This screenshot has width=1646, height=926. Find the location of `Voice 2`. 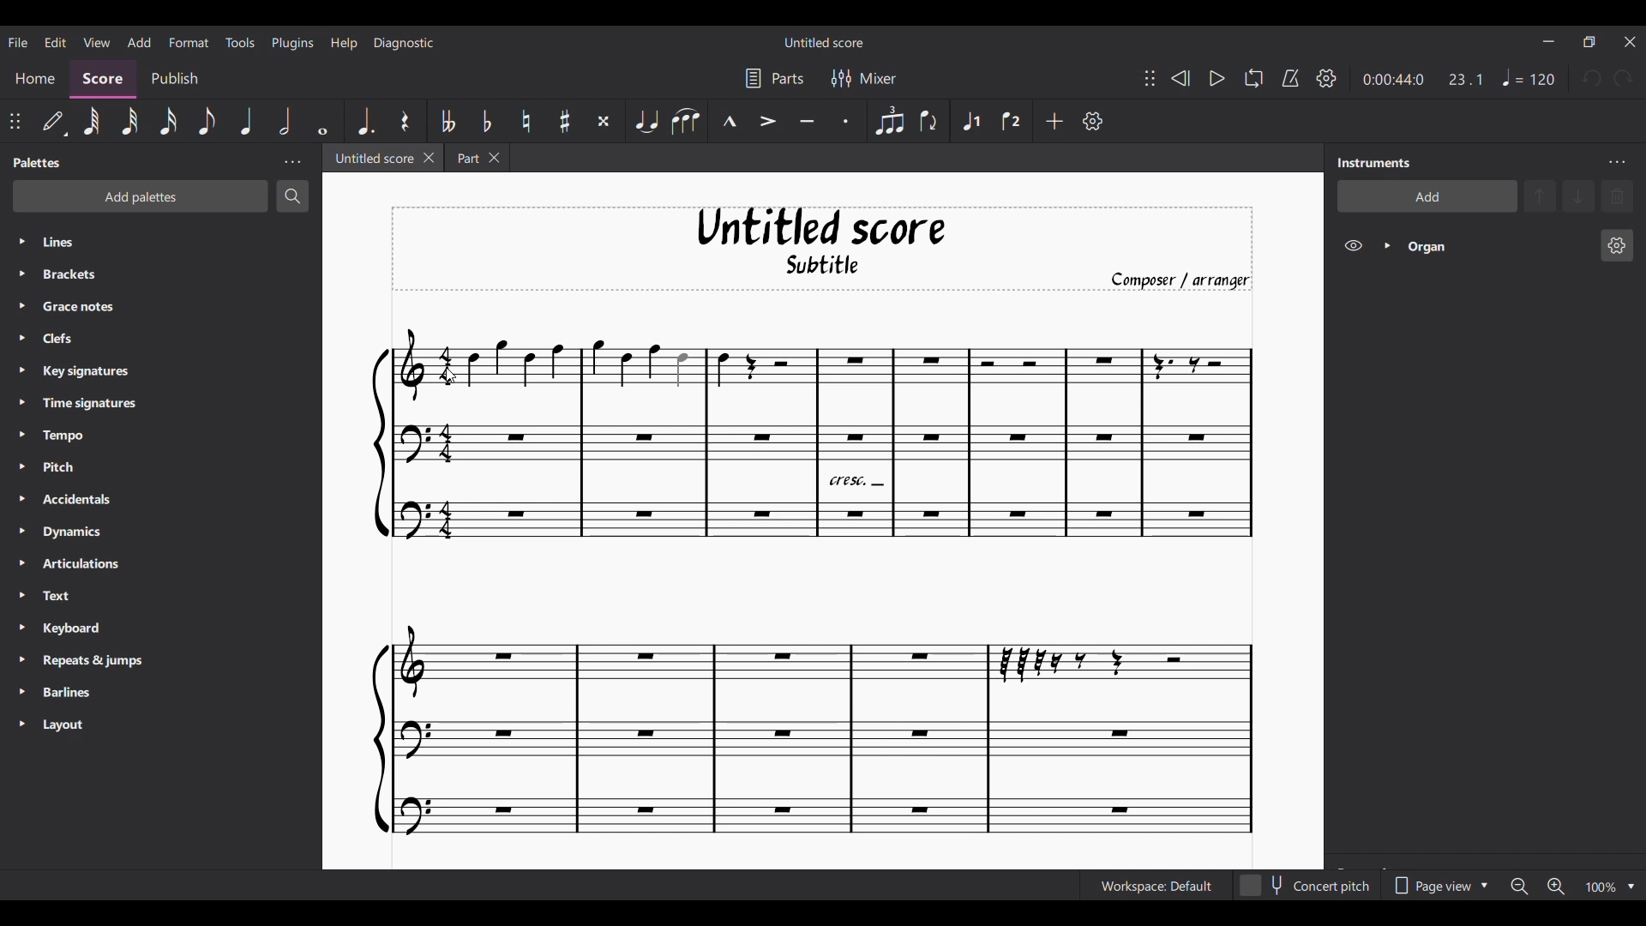

Voice 2 is located at coordinates (1011, 120).